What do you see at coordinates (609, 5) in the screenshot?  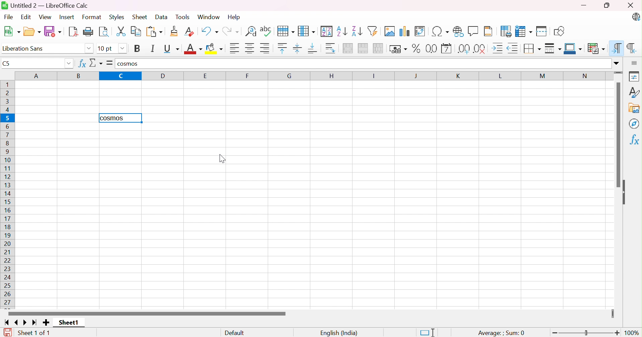 I see `Restore Down` at bounding box center [609, 5].